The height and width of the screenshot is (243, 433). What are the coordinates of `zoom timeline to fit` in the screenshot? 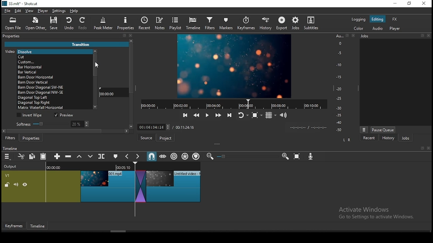 It's located at (297, 157).